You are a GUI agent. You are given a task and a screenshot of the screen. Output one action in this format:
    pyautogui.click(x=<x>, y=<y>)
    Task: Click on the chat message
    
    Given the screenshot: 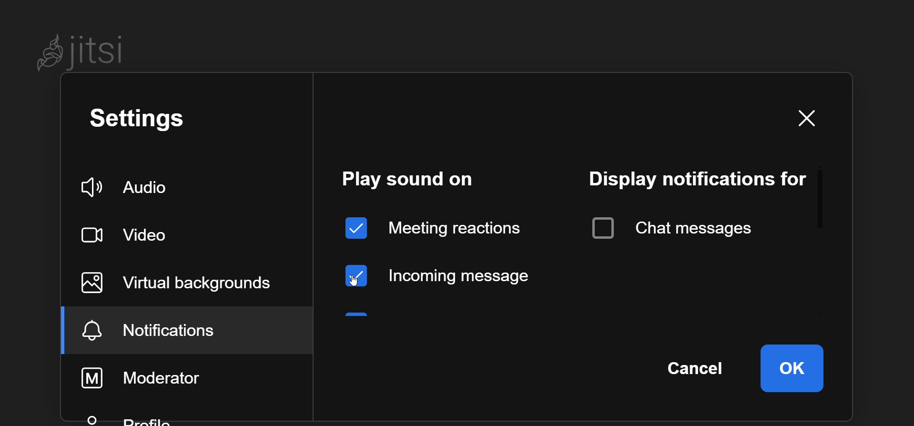 What is the action you would take?
    pyautogui.click(x=675, y=224)
    